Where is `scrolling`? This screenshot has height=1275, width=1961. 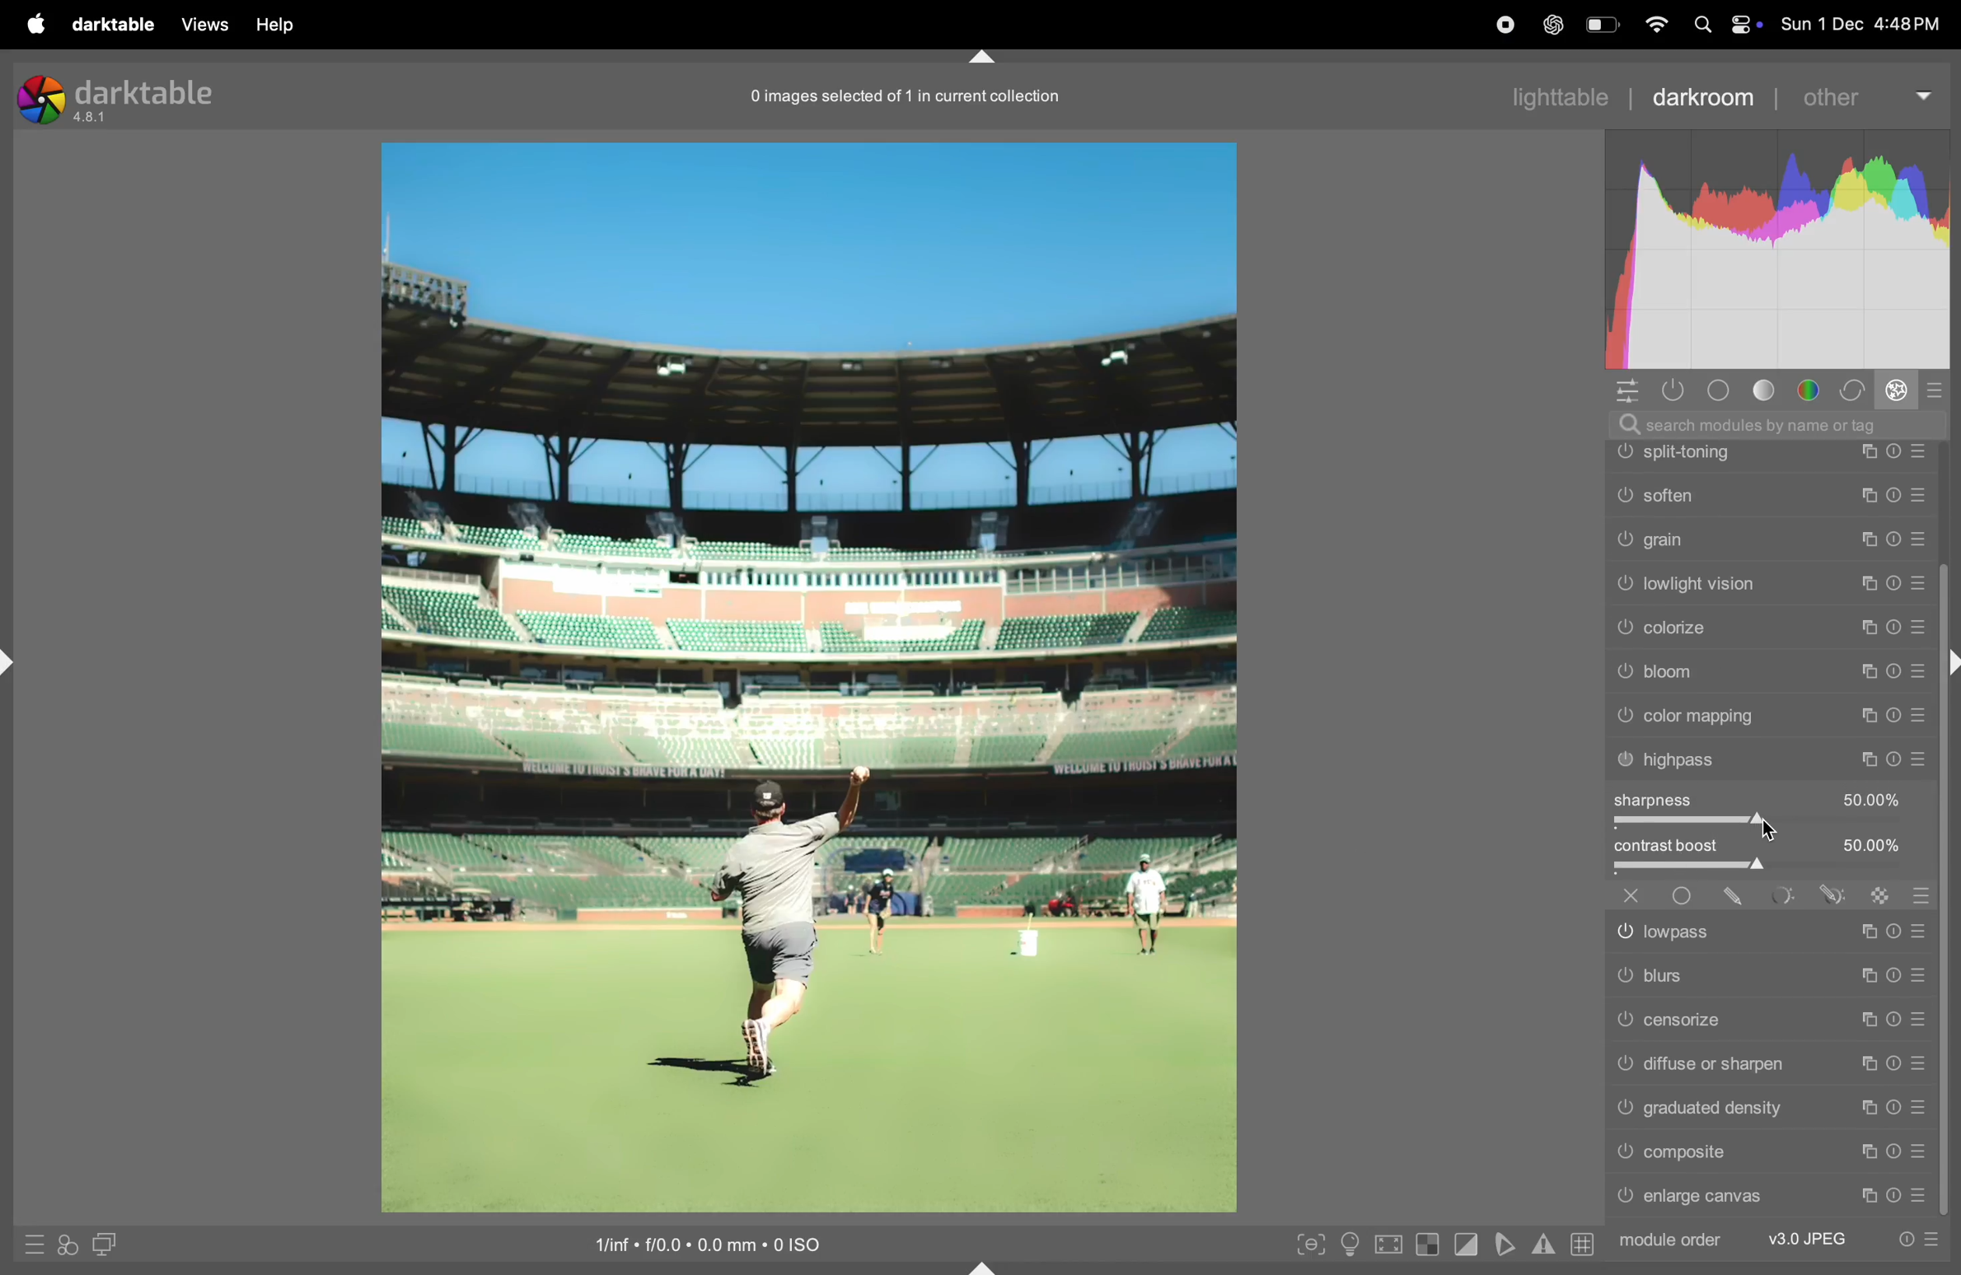
scrolling is located at coordinates (1769, 584).